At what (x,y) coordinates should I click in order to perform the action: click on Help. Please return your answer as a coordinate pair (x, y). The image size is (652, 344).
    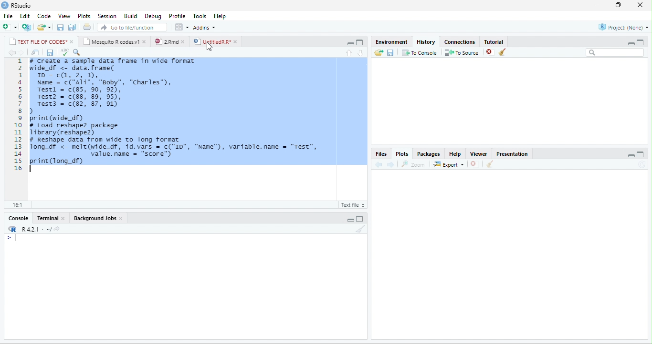
    Looking at the image, I should click on (220, 16).